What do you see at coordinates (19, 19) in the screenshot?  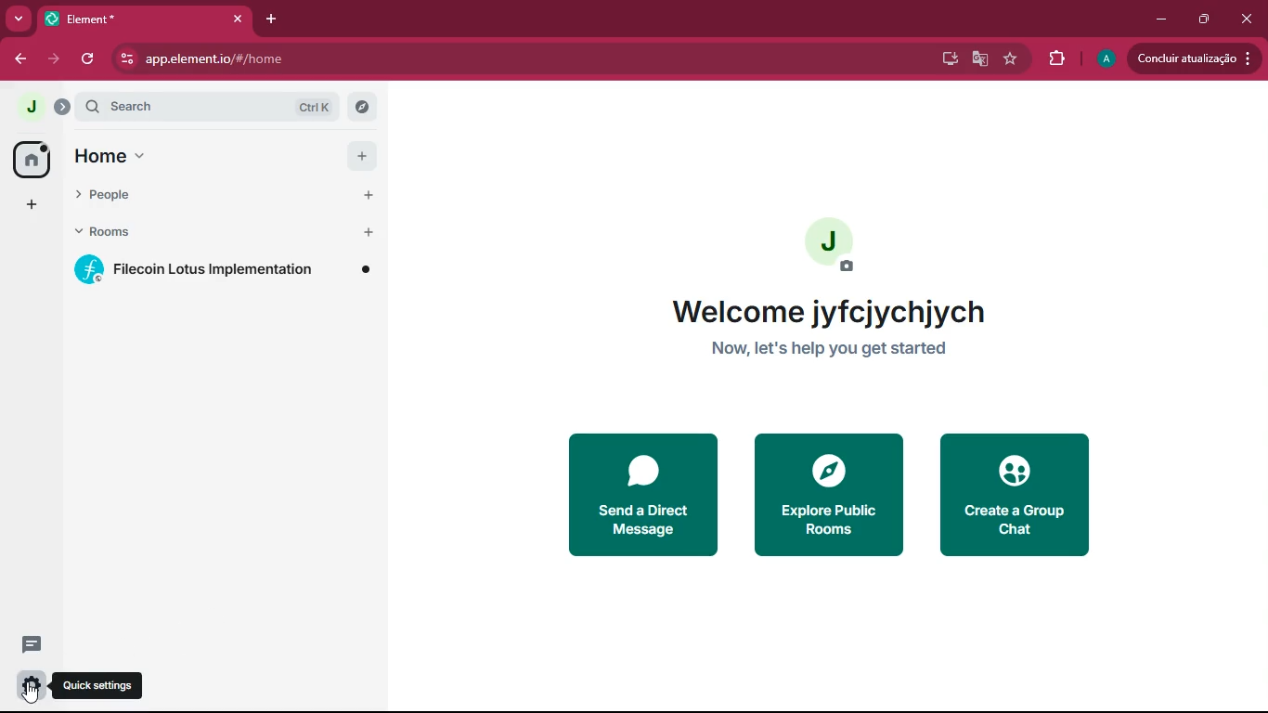 I see `more` at bounding box center [19, 19].